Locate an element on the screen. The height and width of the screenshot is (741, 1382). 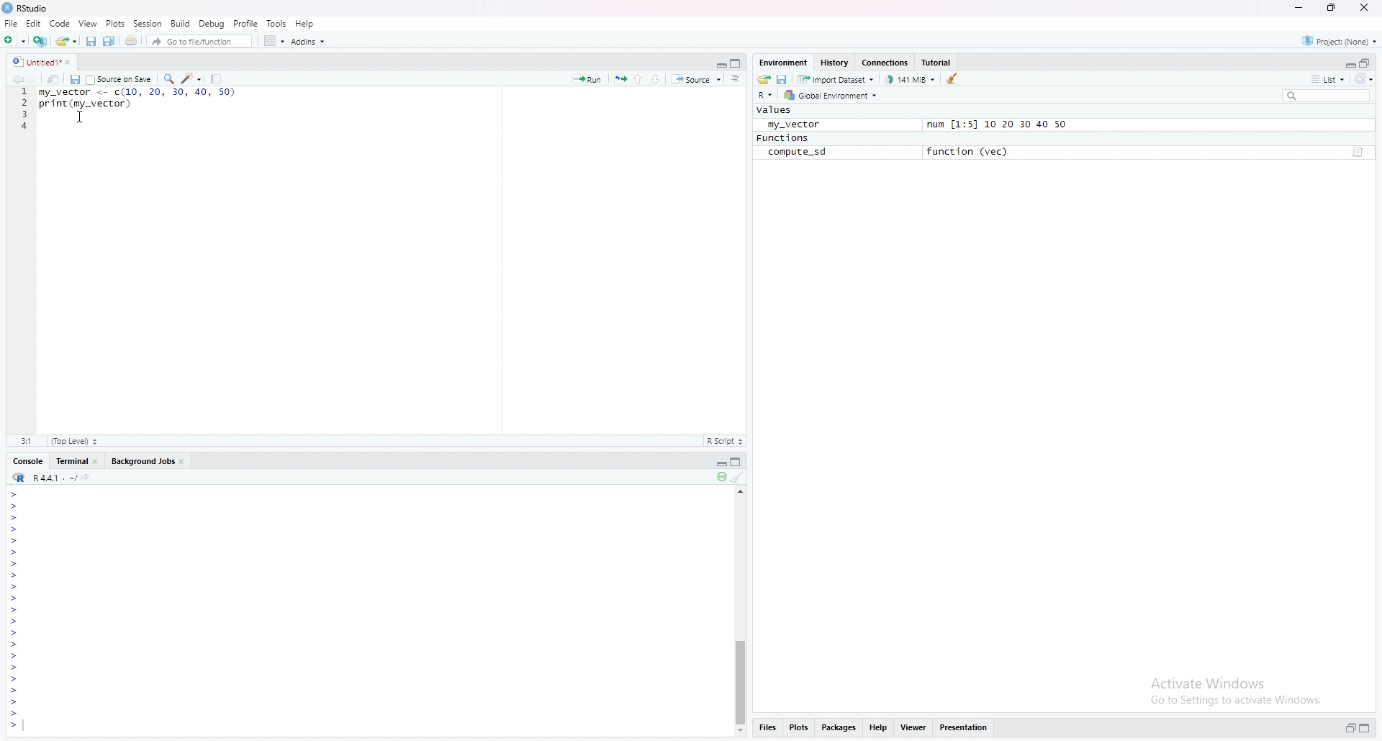
Load workspace is located at coordinates (764, 78).